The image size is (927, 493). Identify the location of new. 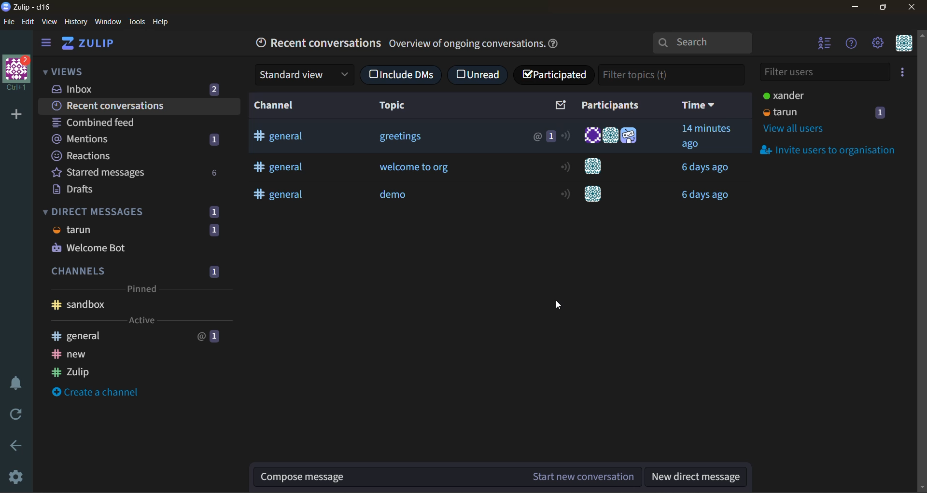
(126, 354).